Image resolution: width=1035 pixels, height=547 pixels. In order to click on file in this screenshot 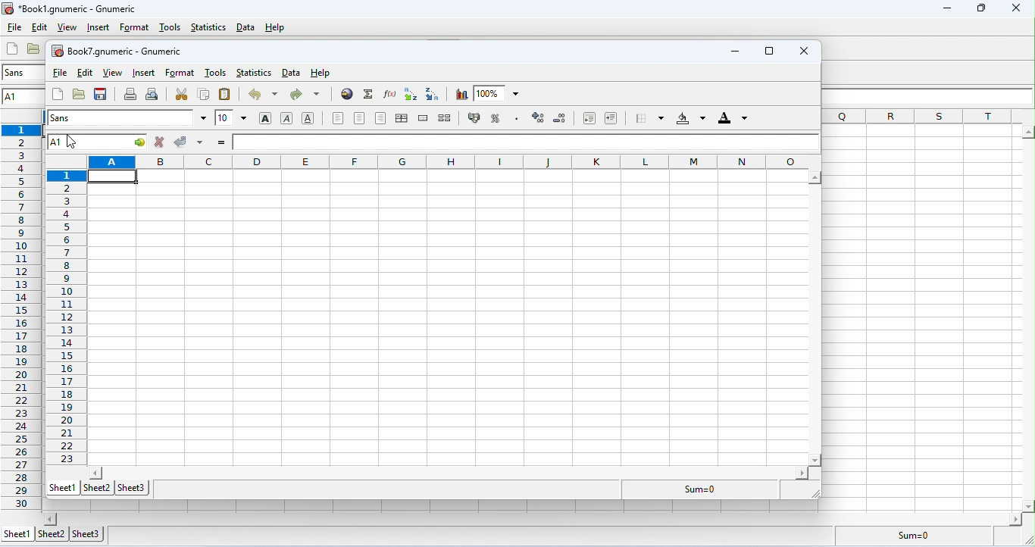, I will do `click(14, 27)`.